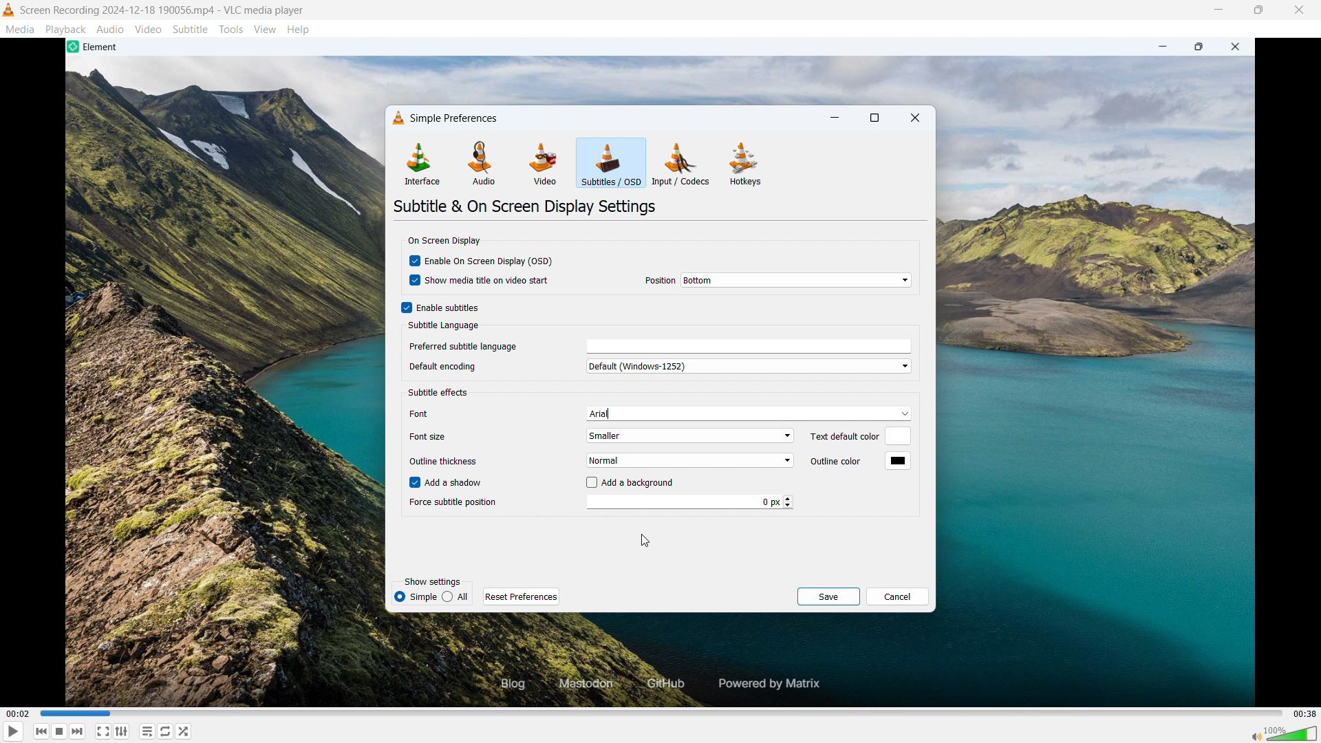 Image resolution: width=1321 pixels, height=743 pixels. I want to click on on screen display, so click(443, 240).